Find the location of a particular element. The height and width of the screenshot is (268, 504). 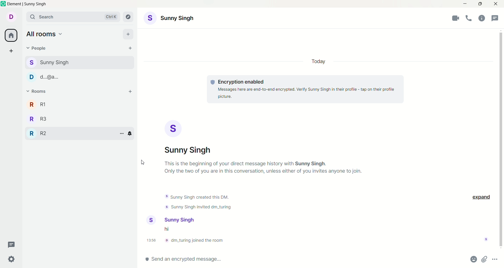

element is located at coordinates (25, 4).